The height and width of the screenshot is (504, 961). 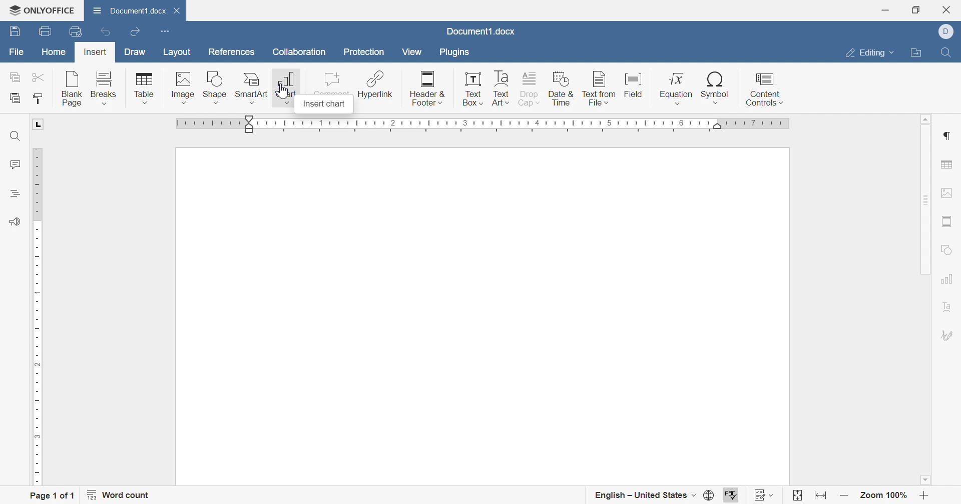 What do you see at coordinates (72, 86) in the screenshot?
I see `Blank Page` at bounding box center [72, 86].